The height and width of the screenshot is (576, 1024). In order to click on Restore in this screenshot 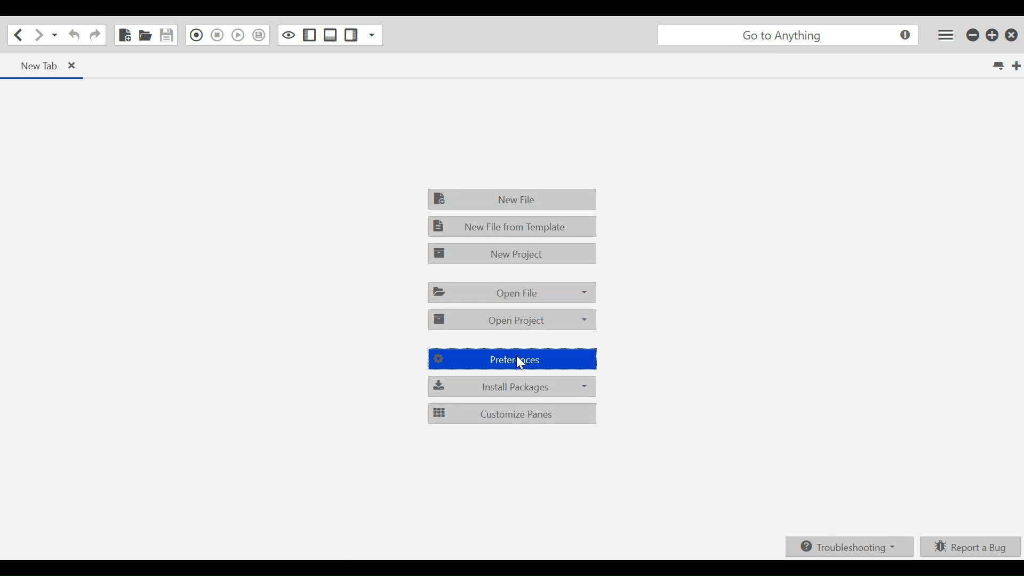, I will do `click(993, 35)`.